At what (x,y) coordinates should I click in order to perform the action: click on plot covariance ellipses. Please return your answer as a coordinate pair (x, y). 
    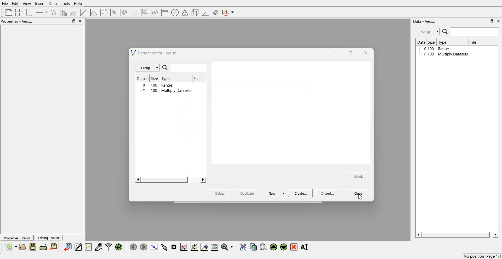
    Looking at the image, I should click on (215, 13).